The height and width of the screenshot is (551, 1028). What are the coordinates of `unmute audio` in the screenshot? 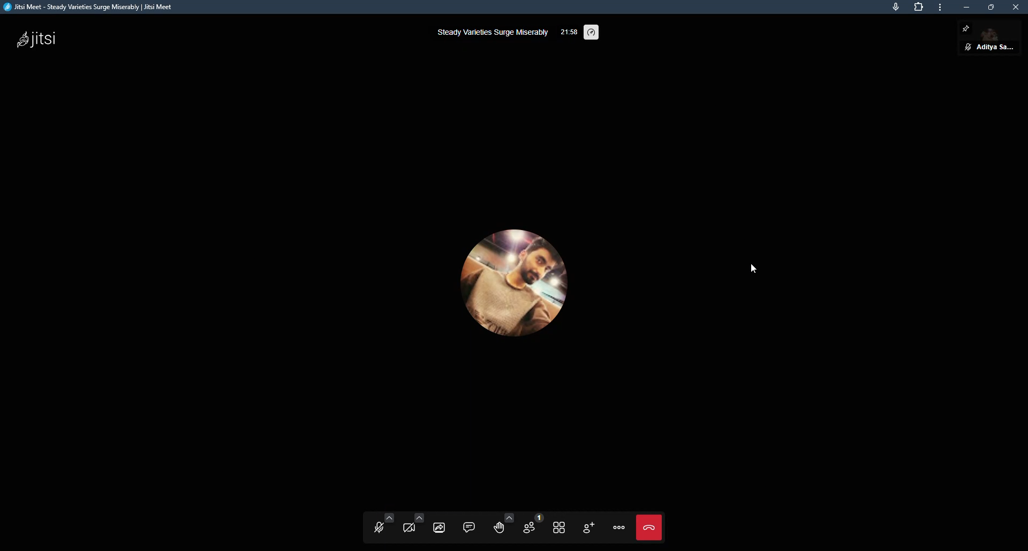 It's located at (383, 524).